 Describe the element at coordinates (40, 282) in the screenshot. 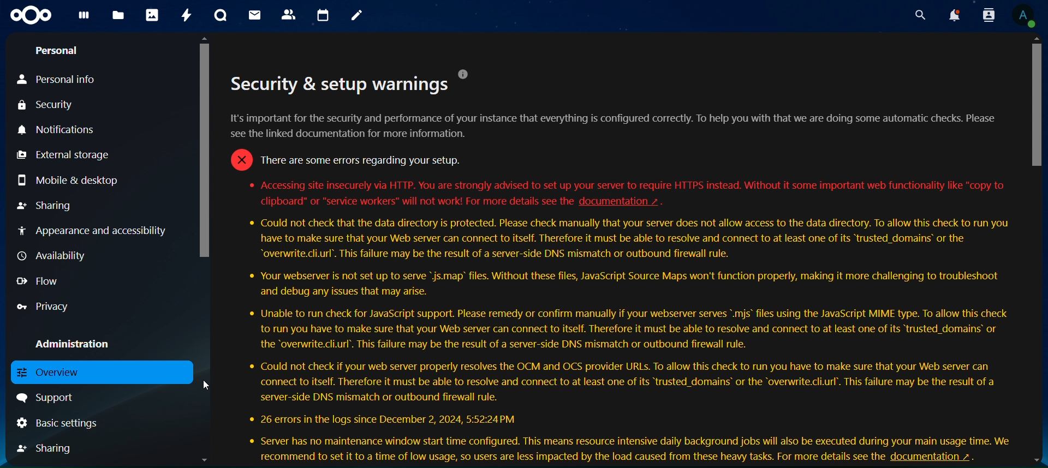

I see `flow` at that location.